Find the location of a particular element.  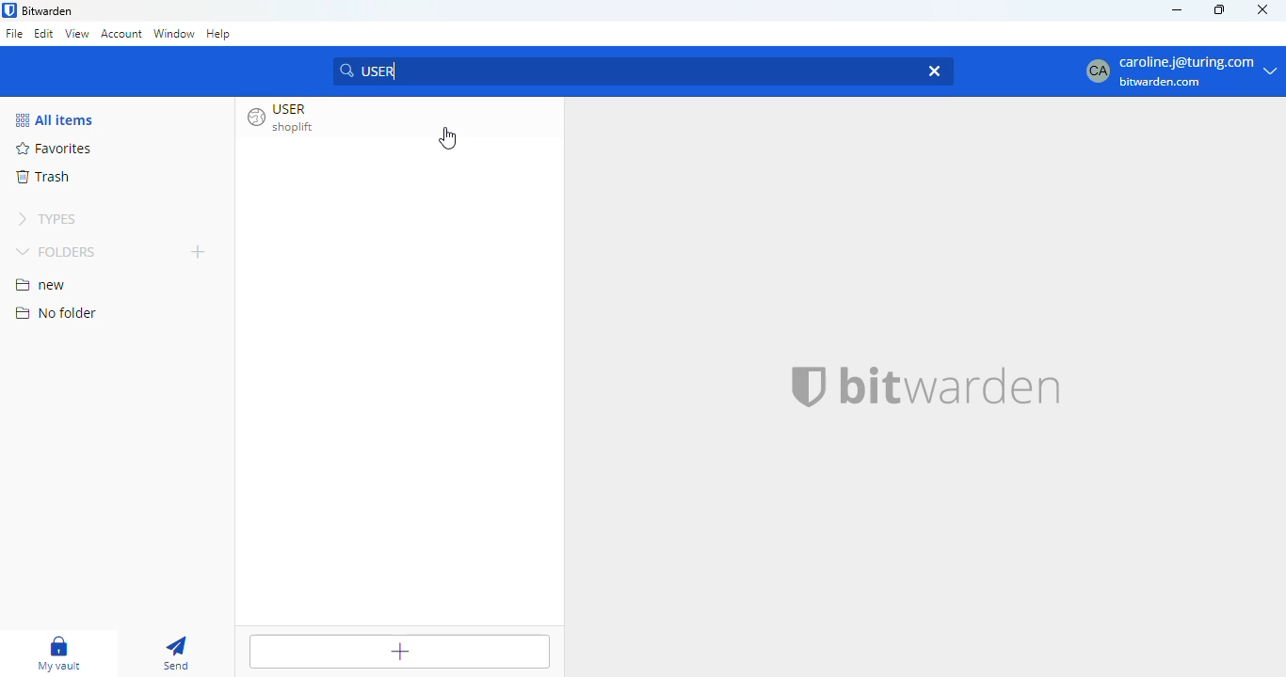

close is located at coordinates (931, 69).